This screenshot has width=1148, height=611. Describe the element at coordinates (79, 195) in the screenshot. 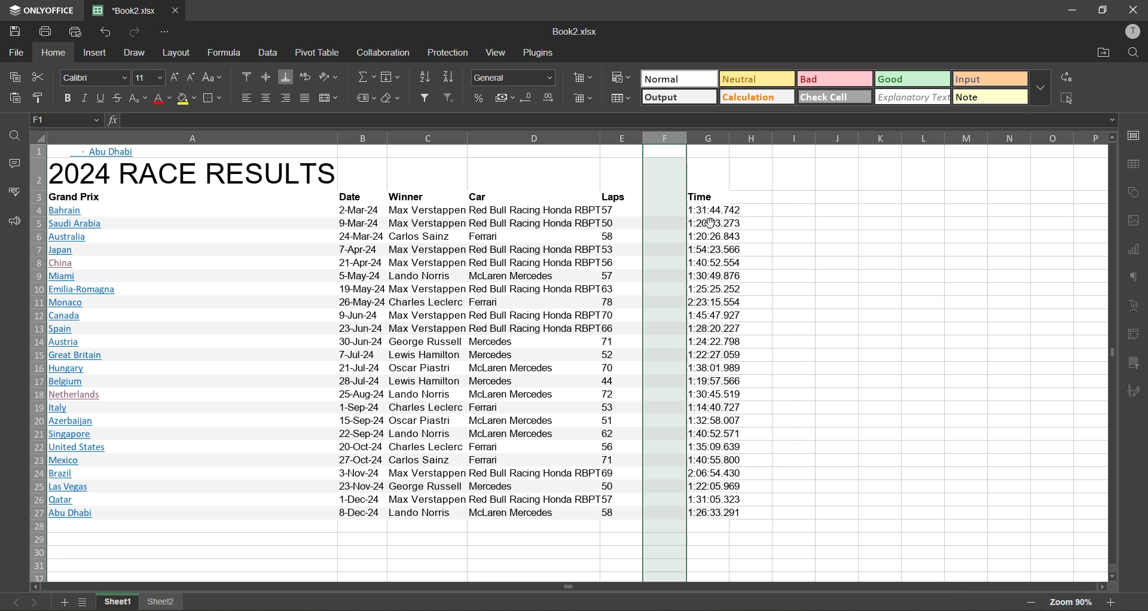

I see `| Grand Prix` at that location.